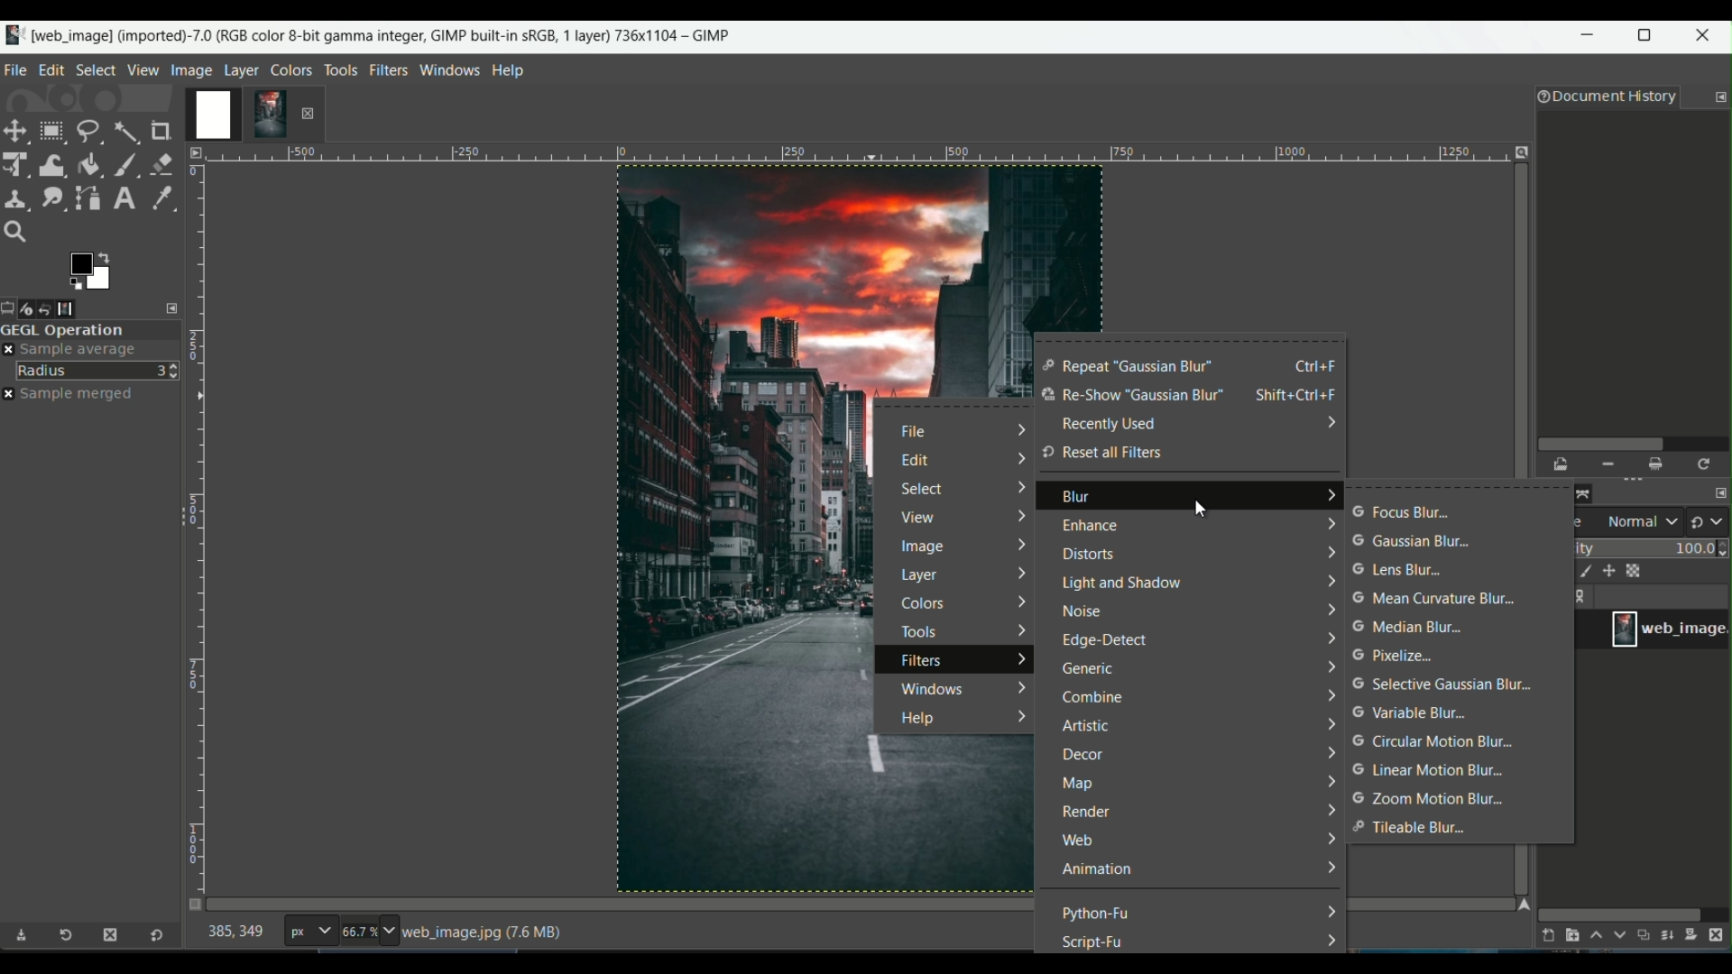 Image resolution: width=1732 pixels, height=974 pixels. What do you see at coordinates (1652, 547) in the screenshot?
I see `opacity` at bounding box center [1652, 547].